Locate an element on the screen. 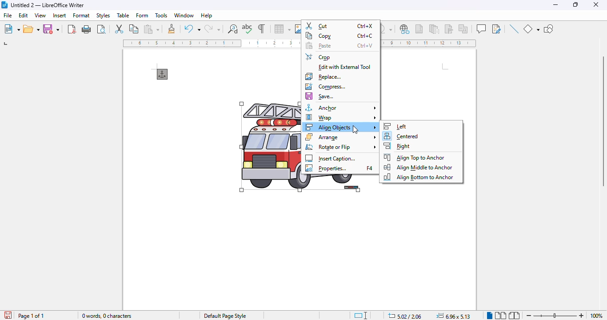 The width and height of the screenshot is (607, 320). align objects is located at coordinates (341, 127).